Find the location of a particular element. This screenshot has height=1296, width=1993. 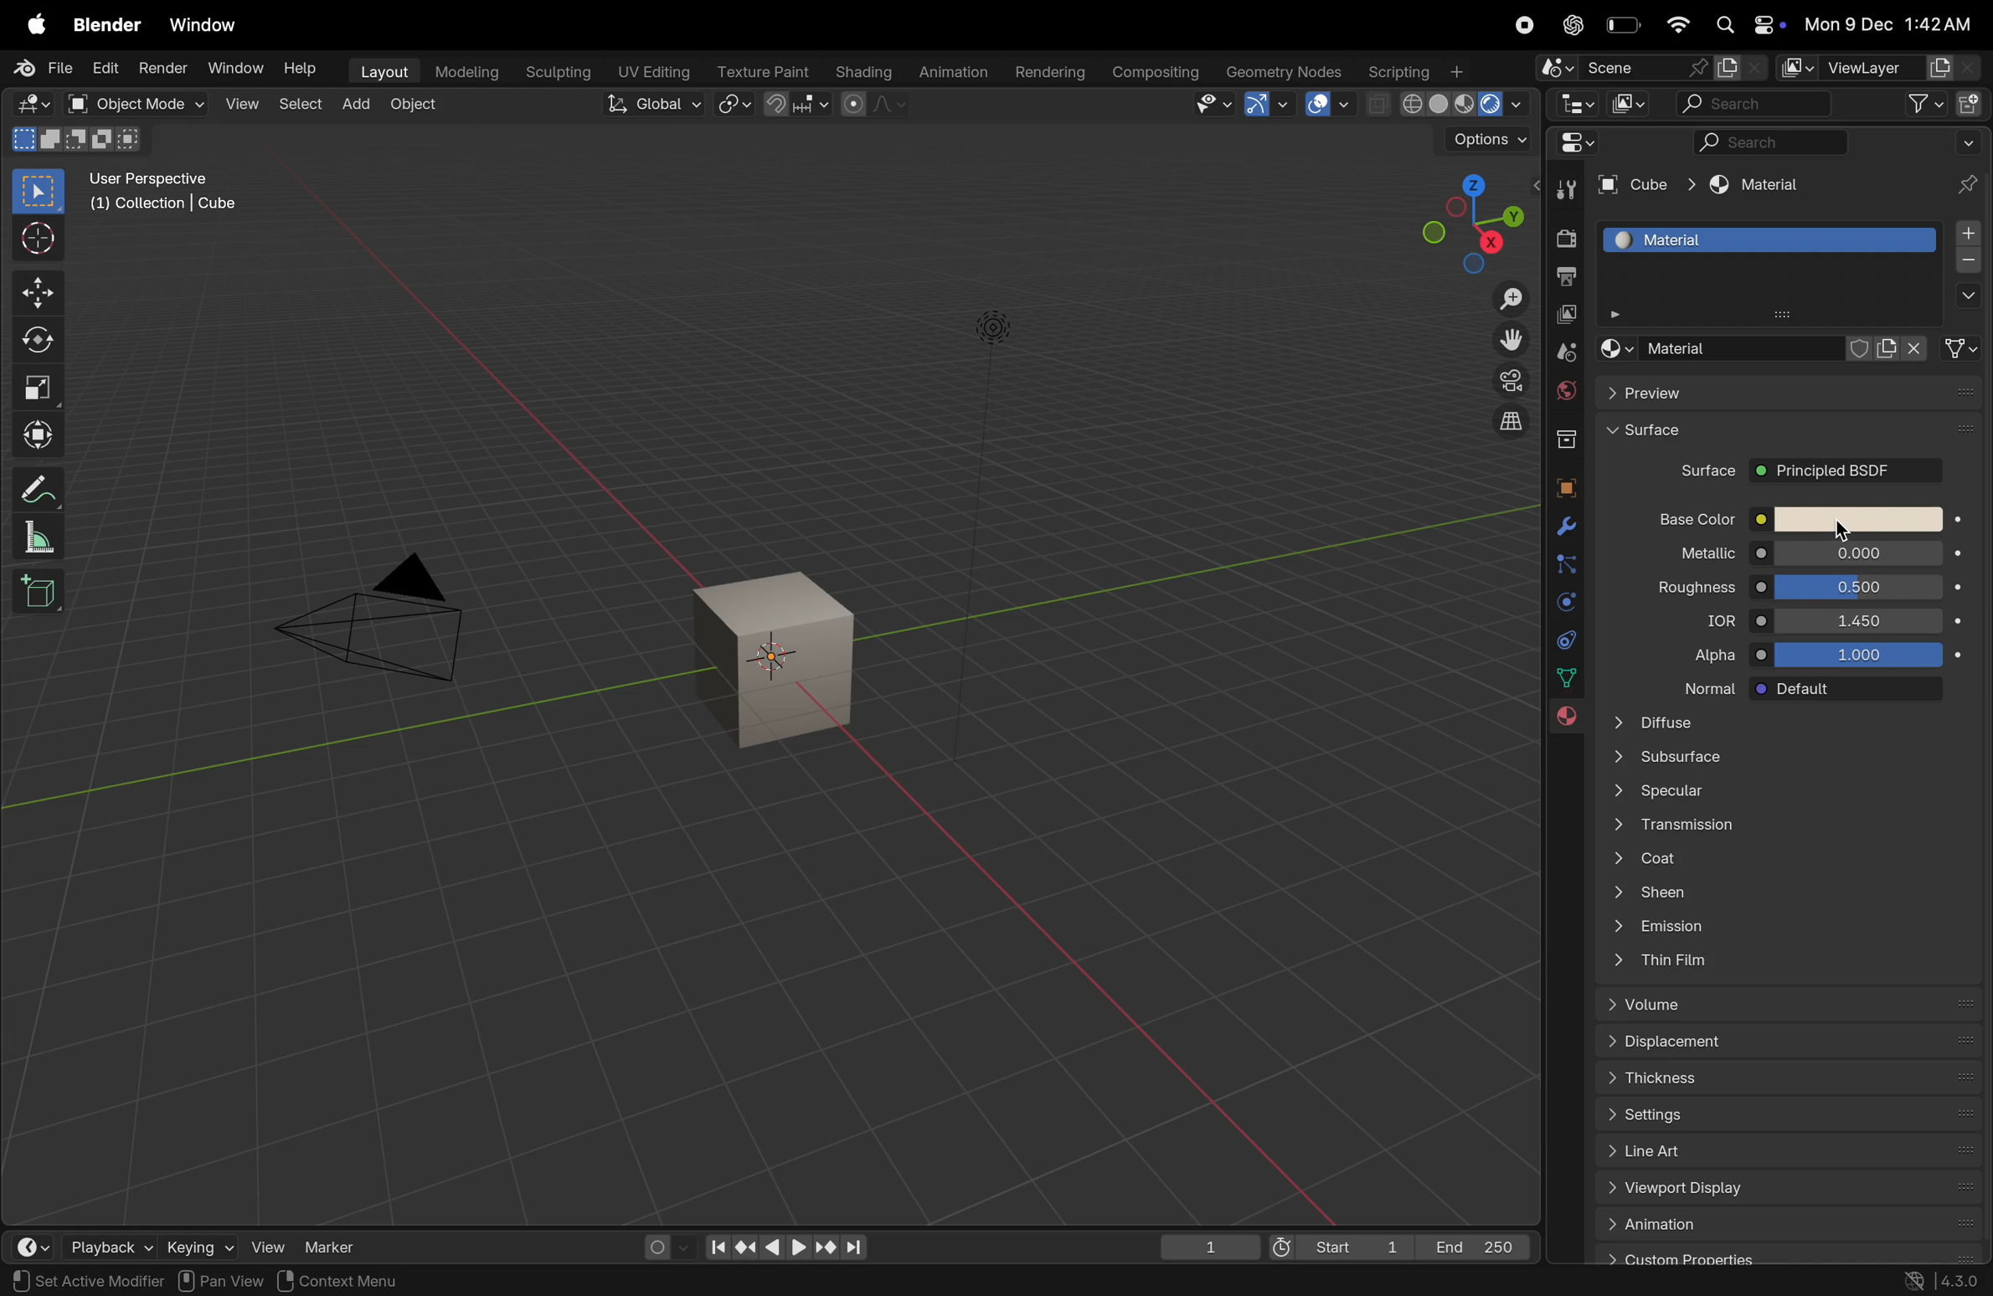

editor type is located at coordinates (1574, 102).